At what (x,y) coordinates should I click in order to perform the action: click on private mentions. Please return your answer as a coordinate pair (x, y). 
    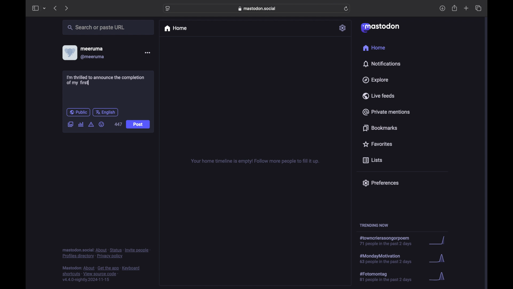
    Looking at the image, I should click on (386, 112).